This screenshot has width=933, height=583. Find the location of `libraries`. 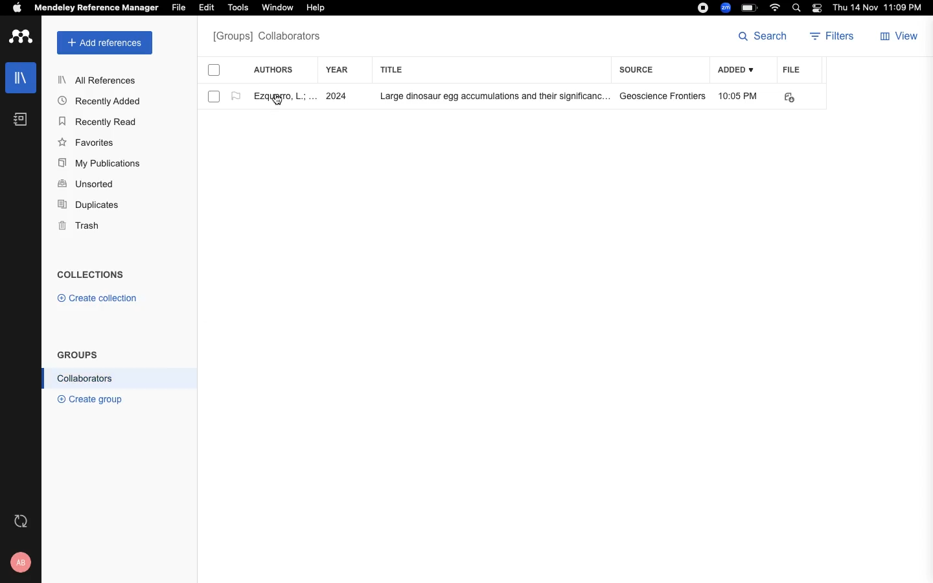

libraries is located at coordinates (19, 76).